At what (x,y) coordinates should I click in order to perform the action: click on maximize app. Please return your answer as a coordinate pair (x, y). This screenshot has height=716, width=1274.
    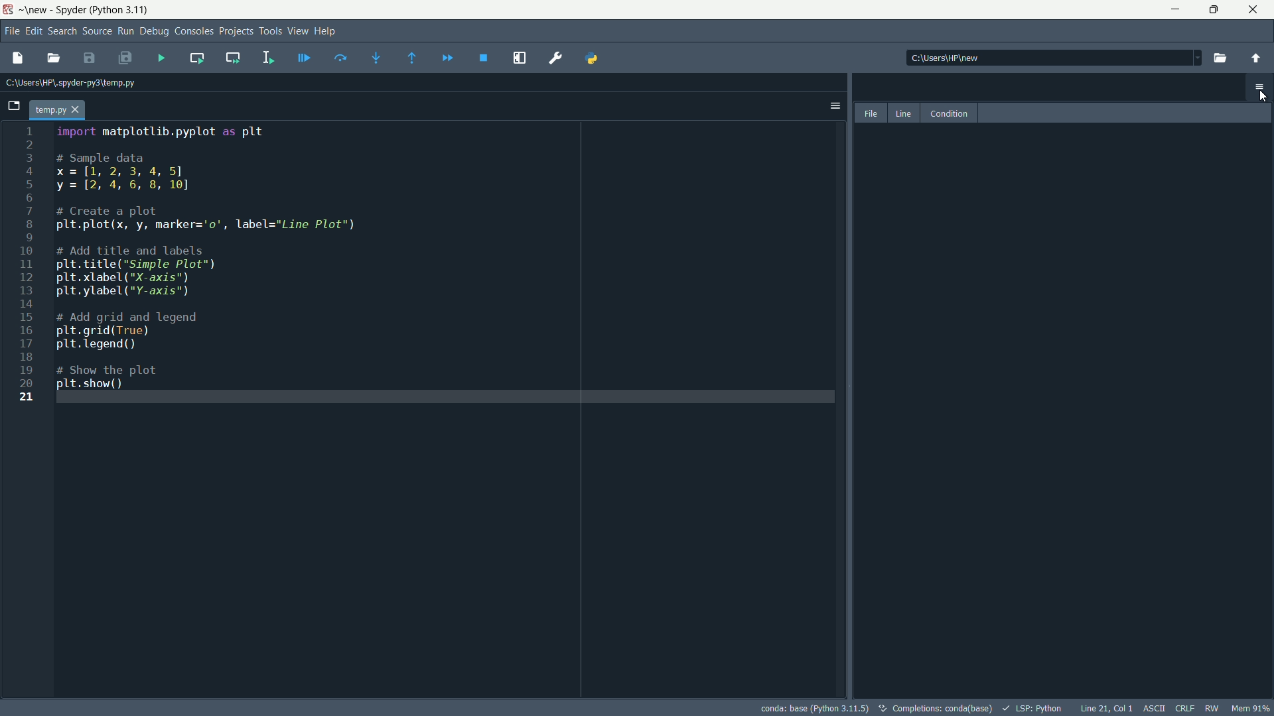
    Looking at the image, I should click on (1255, 10).